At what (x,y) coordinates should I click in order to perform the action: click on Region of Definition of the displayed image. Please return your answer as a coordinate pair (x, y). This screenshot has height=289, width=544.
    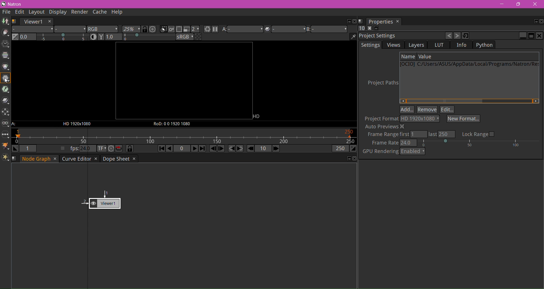
    Looking at the image, I should click on (175, 124).